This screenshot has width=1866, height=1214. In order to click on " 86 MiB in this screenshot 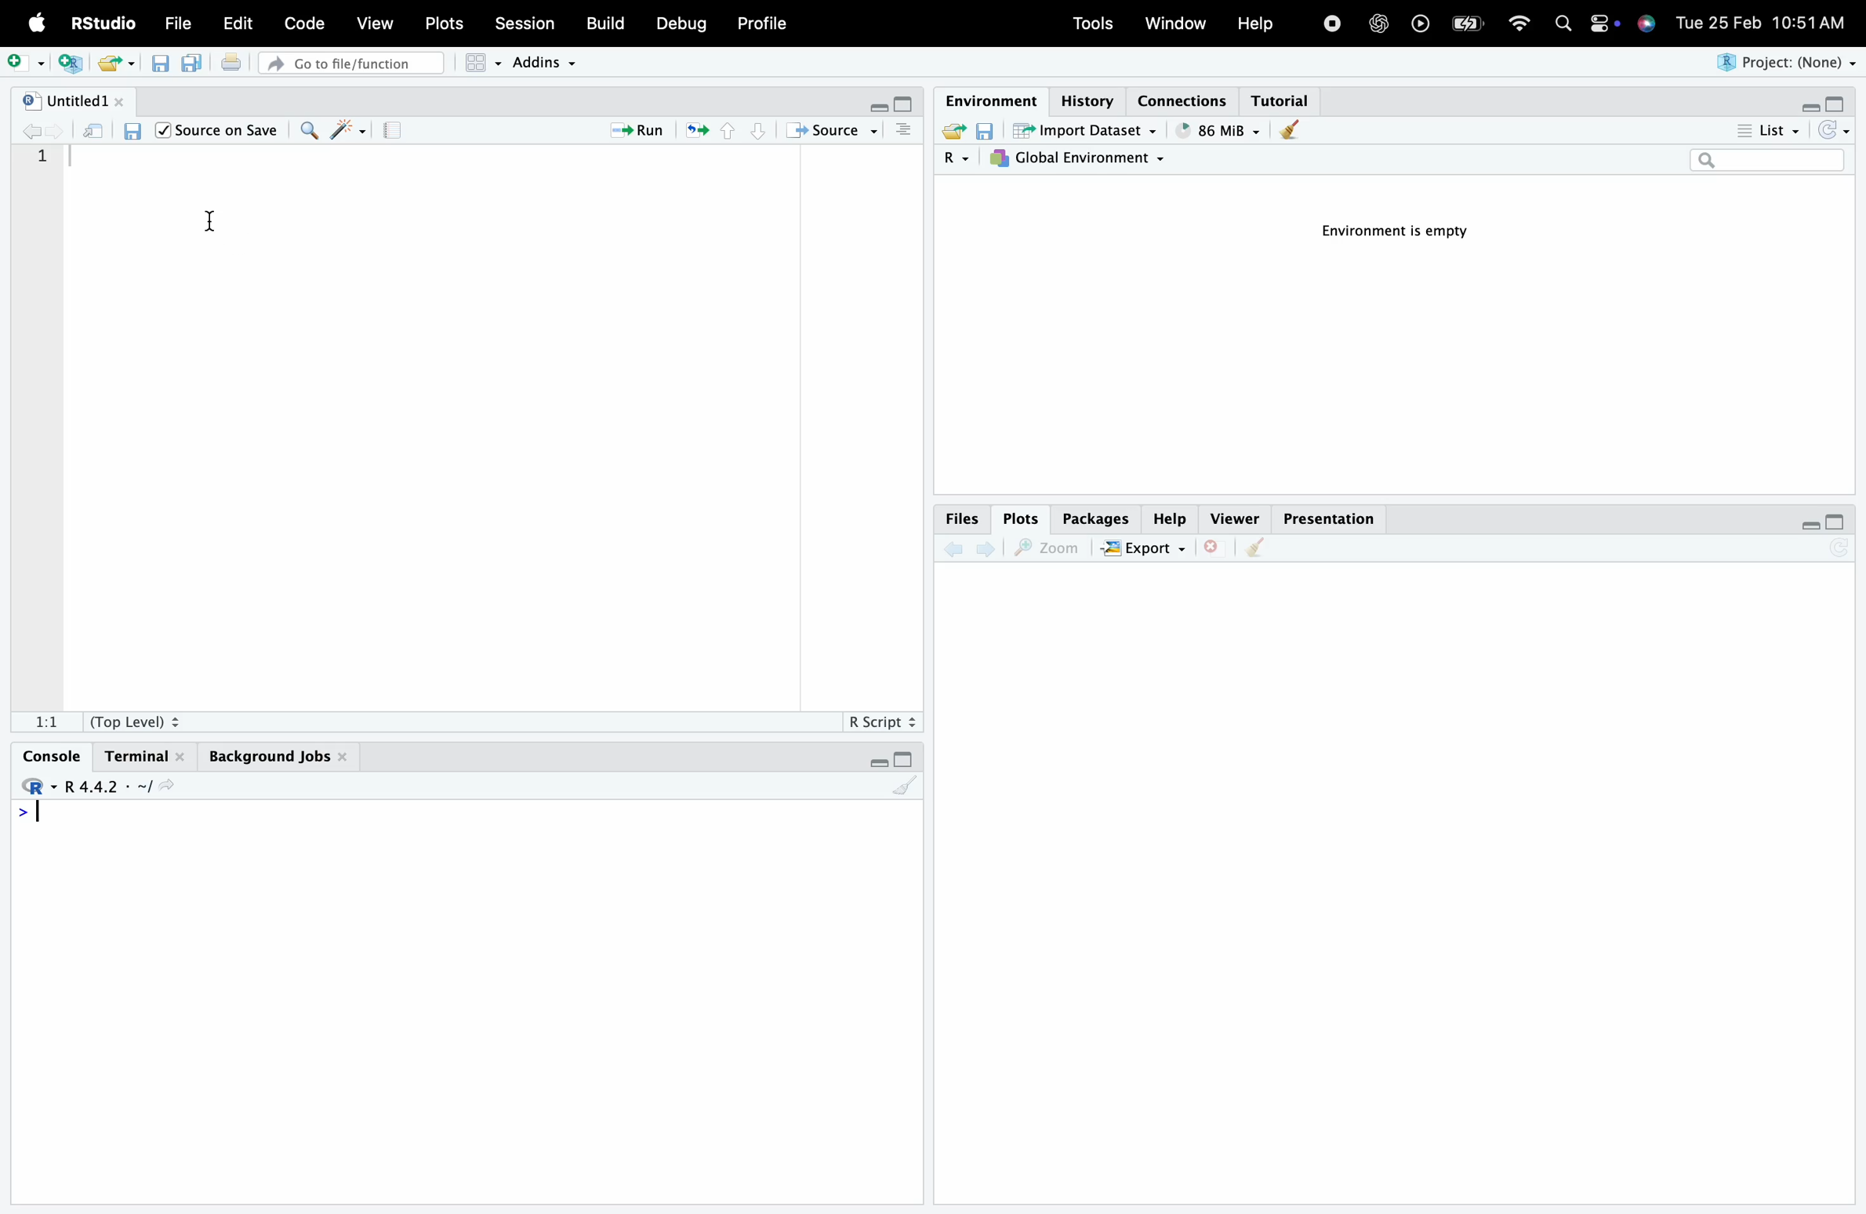, I will do `click(1218, 130)`.